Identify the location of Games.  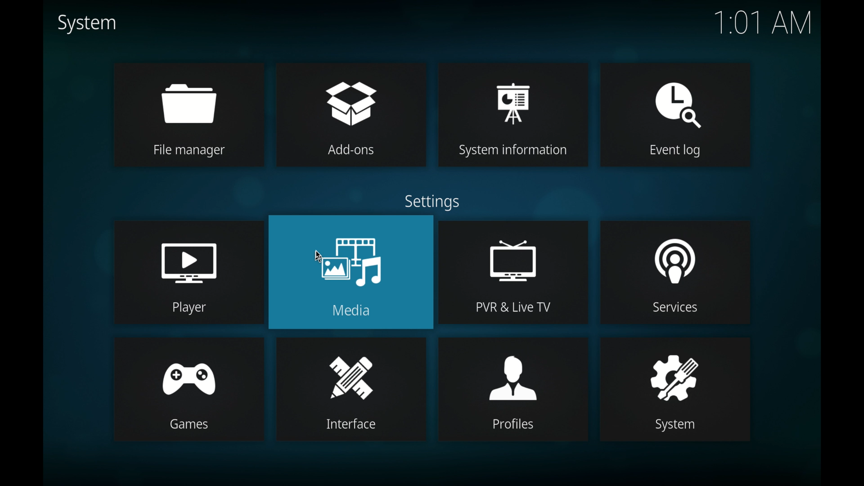
(191, 426).